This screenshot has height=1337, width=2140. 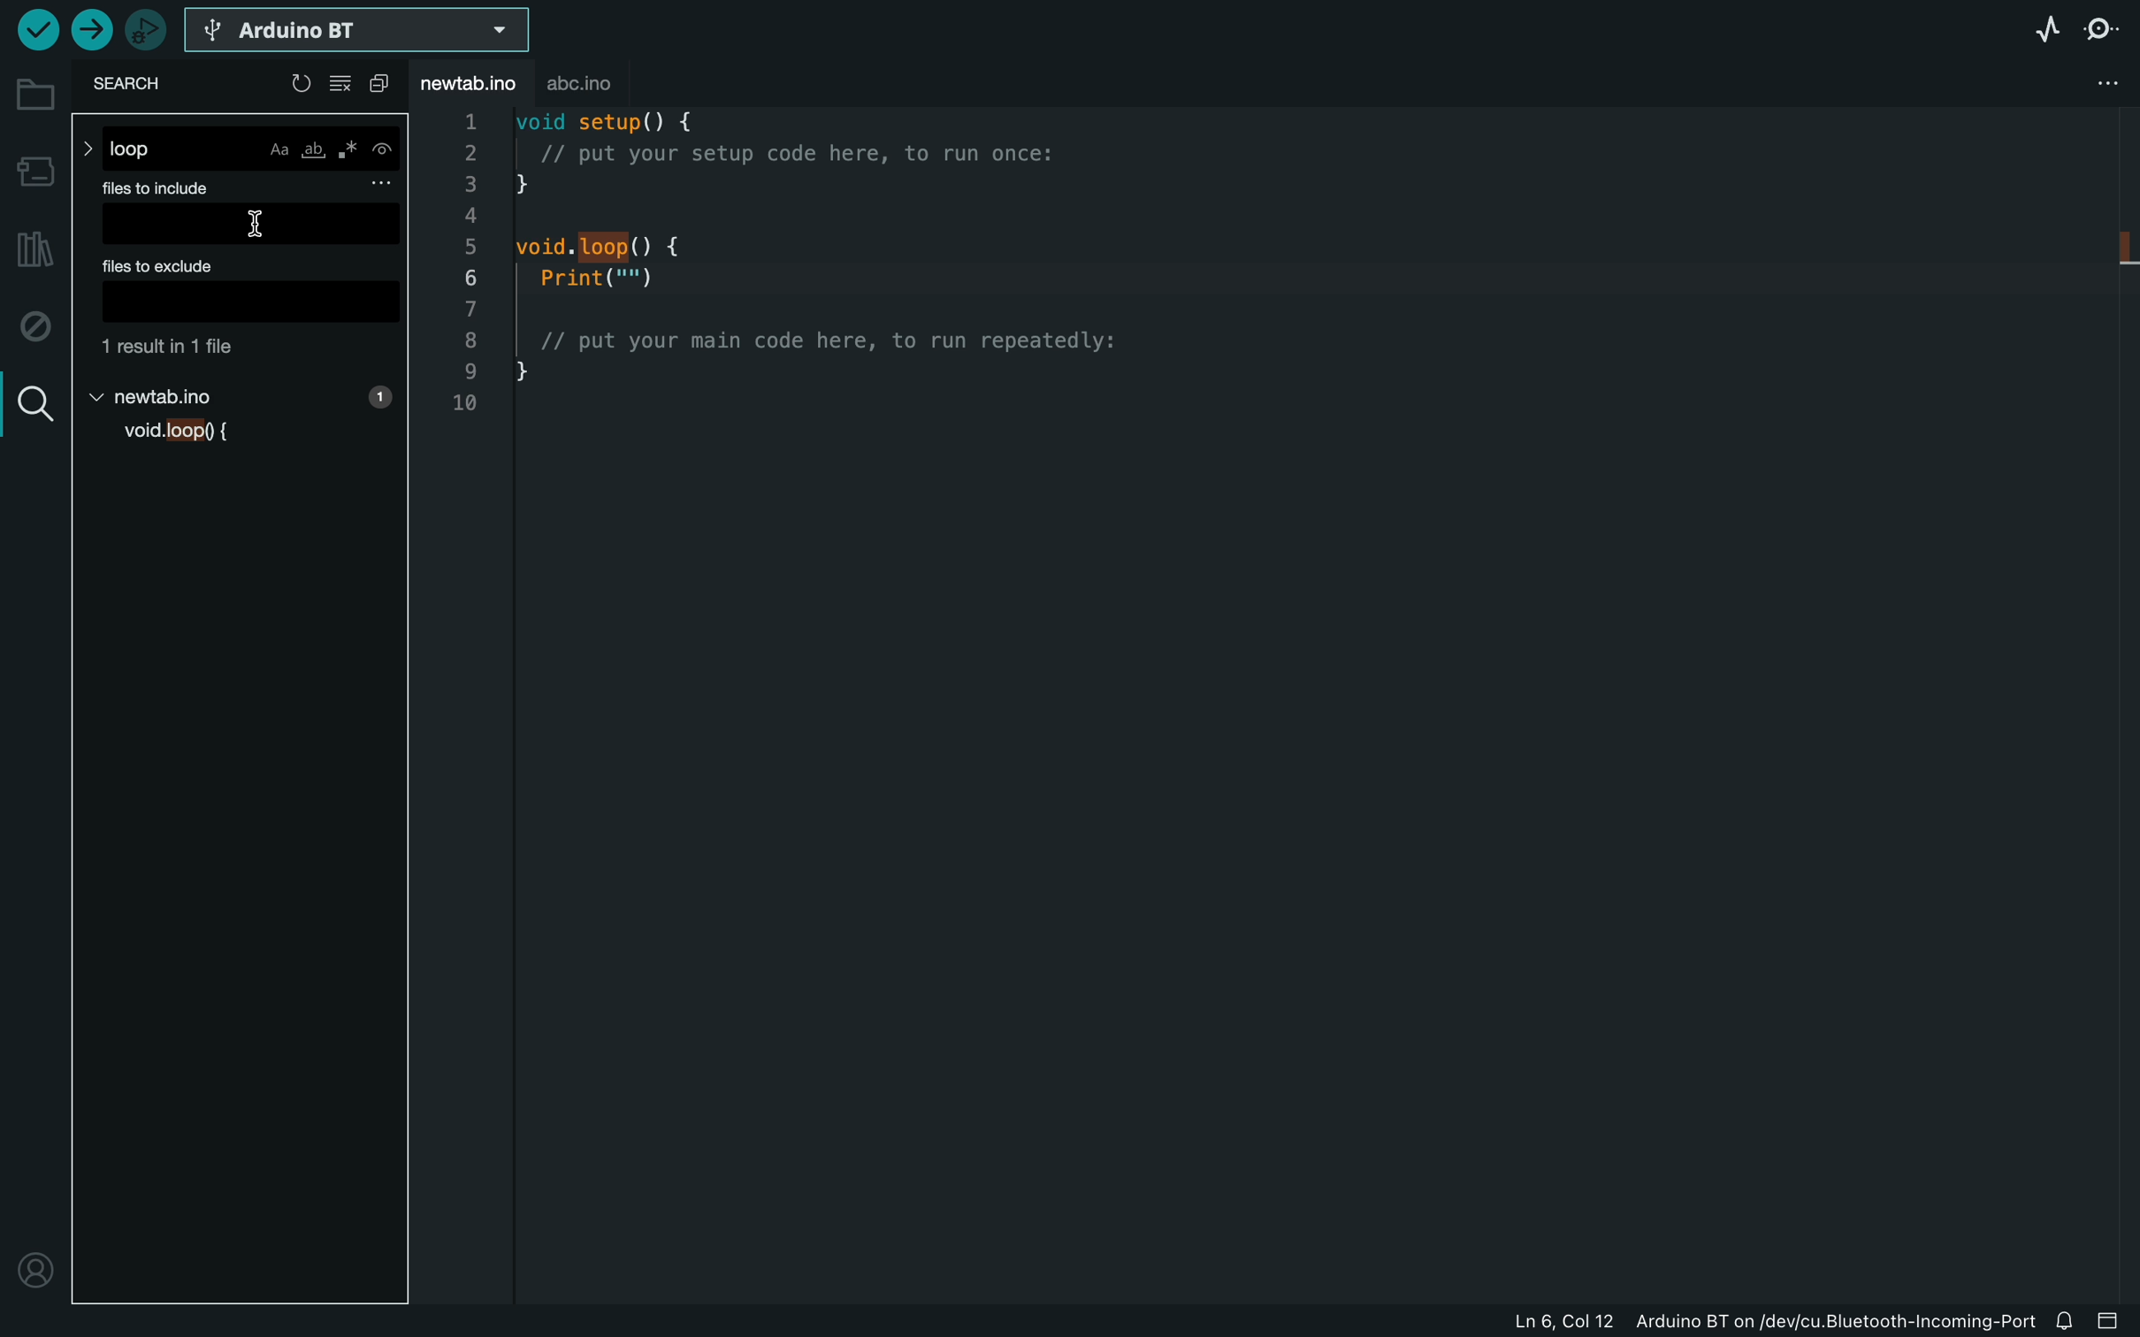 What do you see at coordinates (383, 85) in the screenshot?
I see `copy` at bounding box center [383, 85].